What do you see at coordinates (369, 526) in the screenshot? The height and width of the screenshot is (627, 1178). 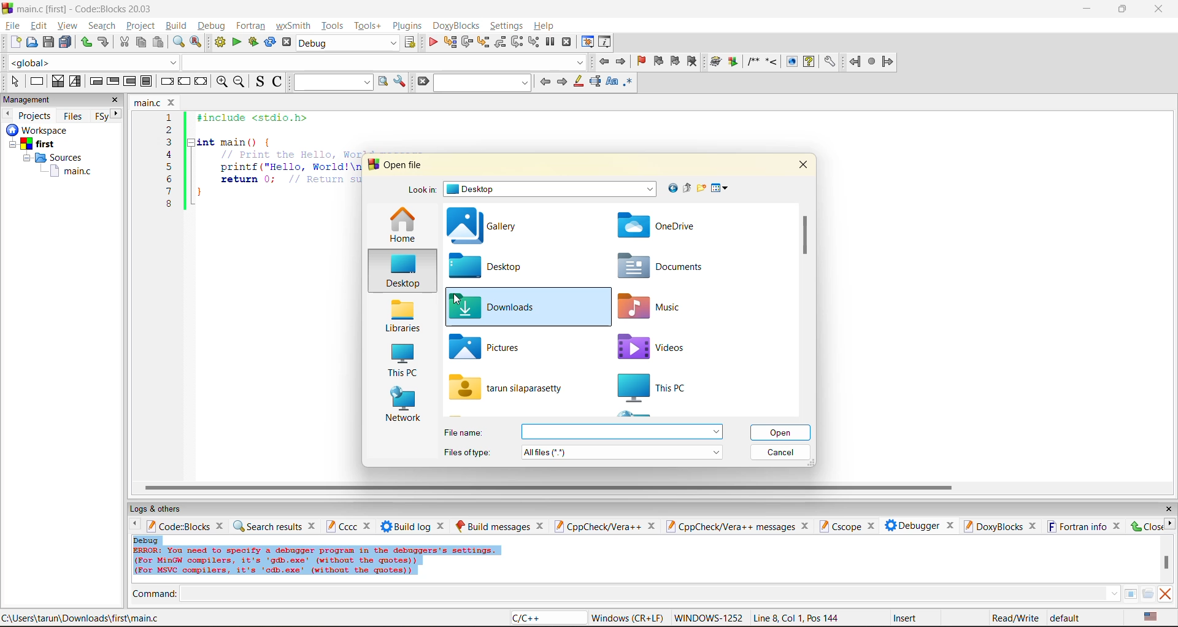 I see `close` at bounding box center [369, 526].